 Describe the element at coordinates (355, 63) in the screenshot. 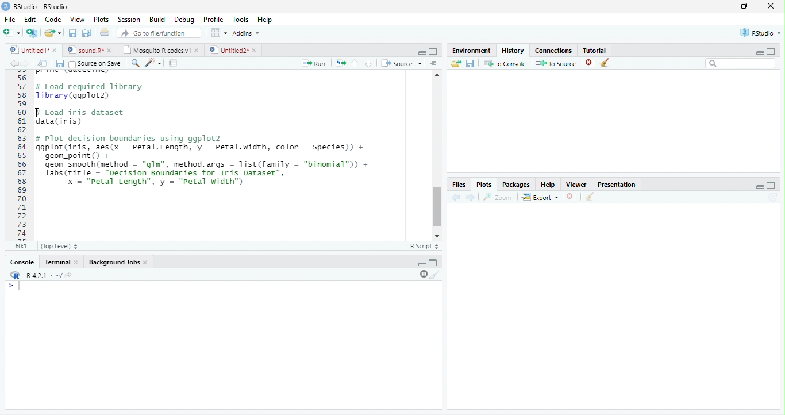

I see `up` at that location.